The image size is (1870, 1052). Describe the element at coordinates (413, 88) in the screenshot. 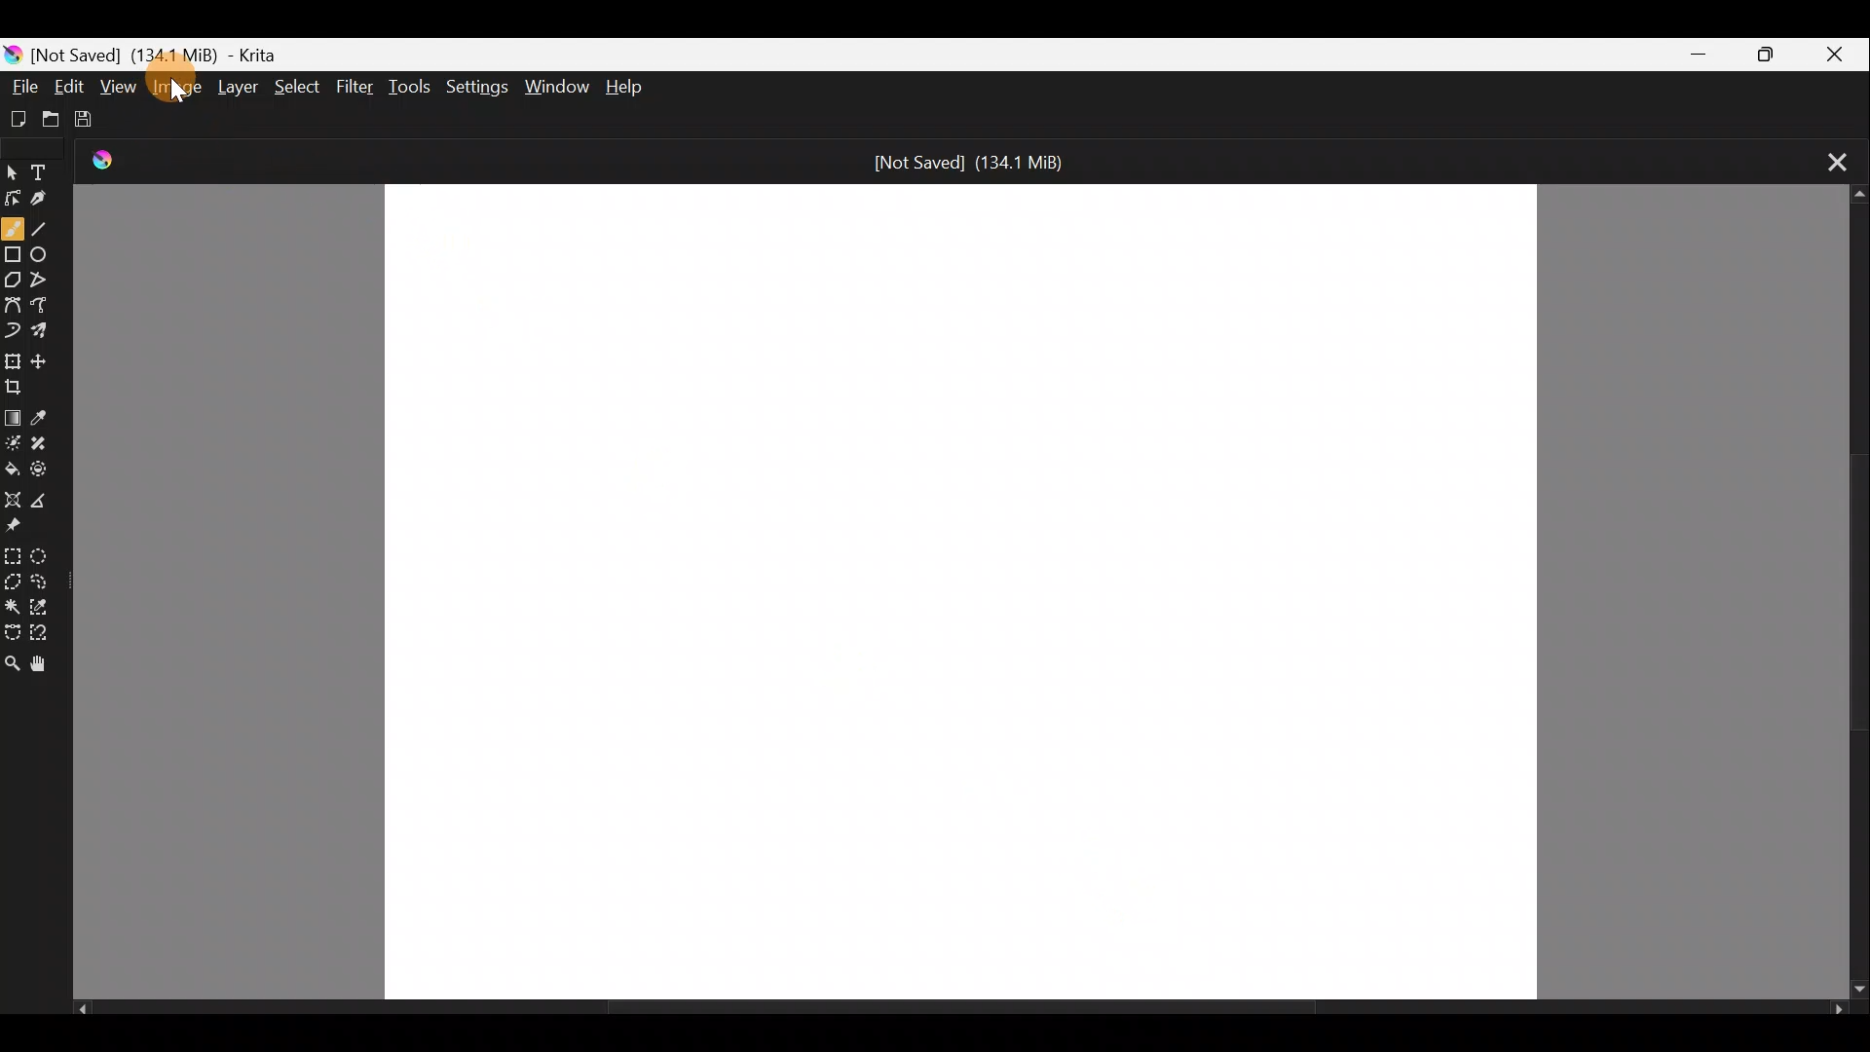

I see `Tools` at that location.